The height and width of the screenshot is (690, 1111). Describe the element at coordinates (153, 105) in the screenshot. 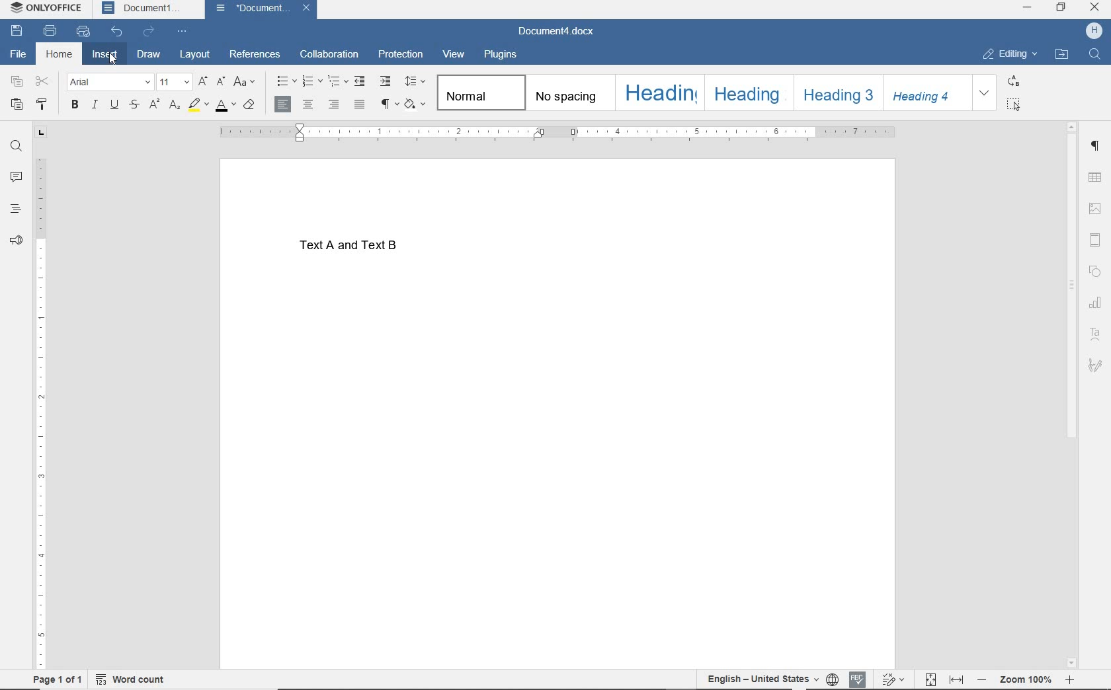

I see `SUPERSCRIPT` at that location.